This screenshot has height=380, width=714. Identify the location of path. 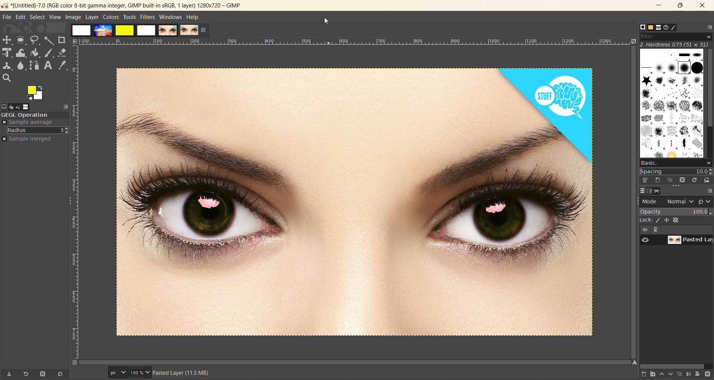
(660, 192).